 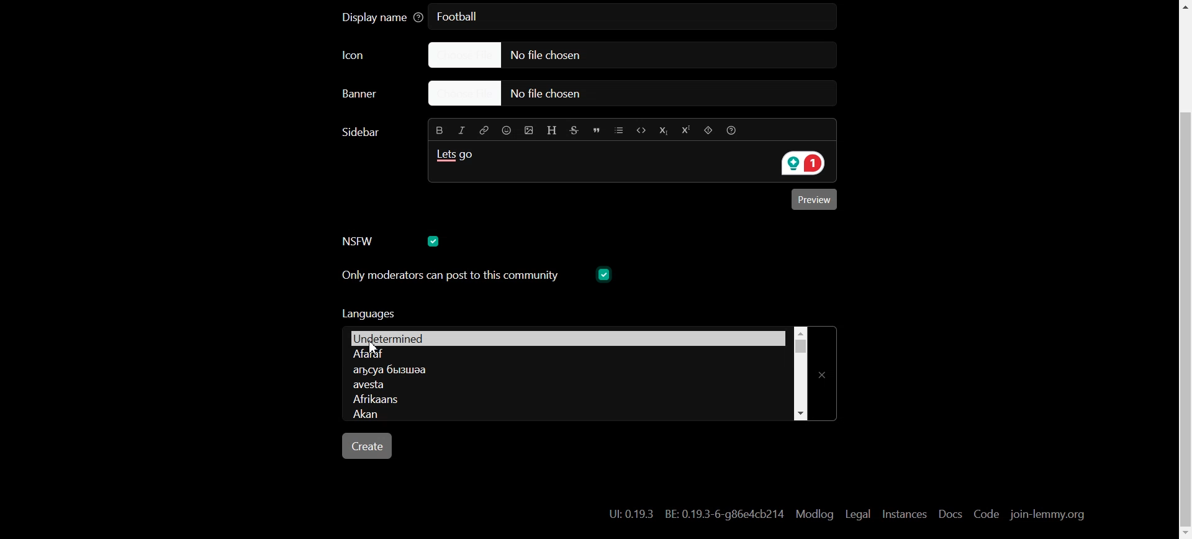 I want to click on Language, so click(x=562, y=370).